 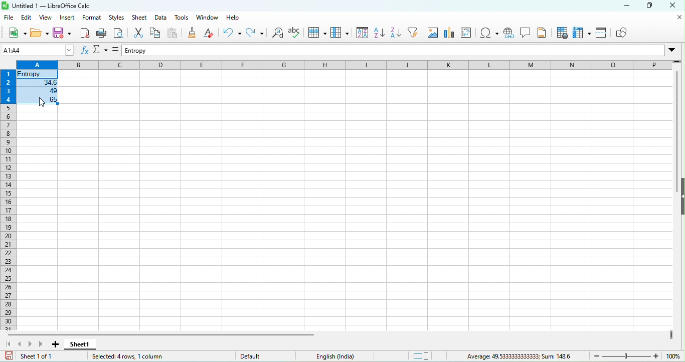 What do you see at coordinates (121, 34) in the screenshot?
I see `print preview` at bounding box center [121, 34].